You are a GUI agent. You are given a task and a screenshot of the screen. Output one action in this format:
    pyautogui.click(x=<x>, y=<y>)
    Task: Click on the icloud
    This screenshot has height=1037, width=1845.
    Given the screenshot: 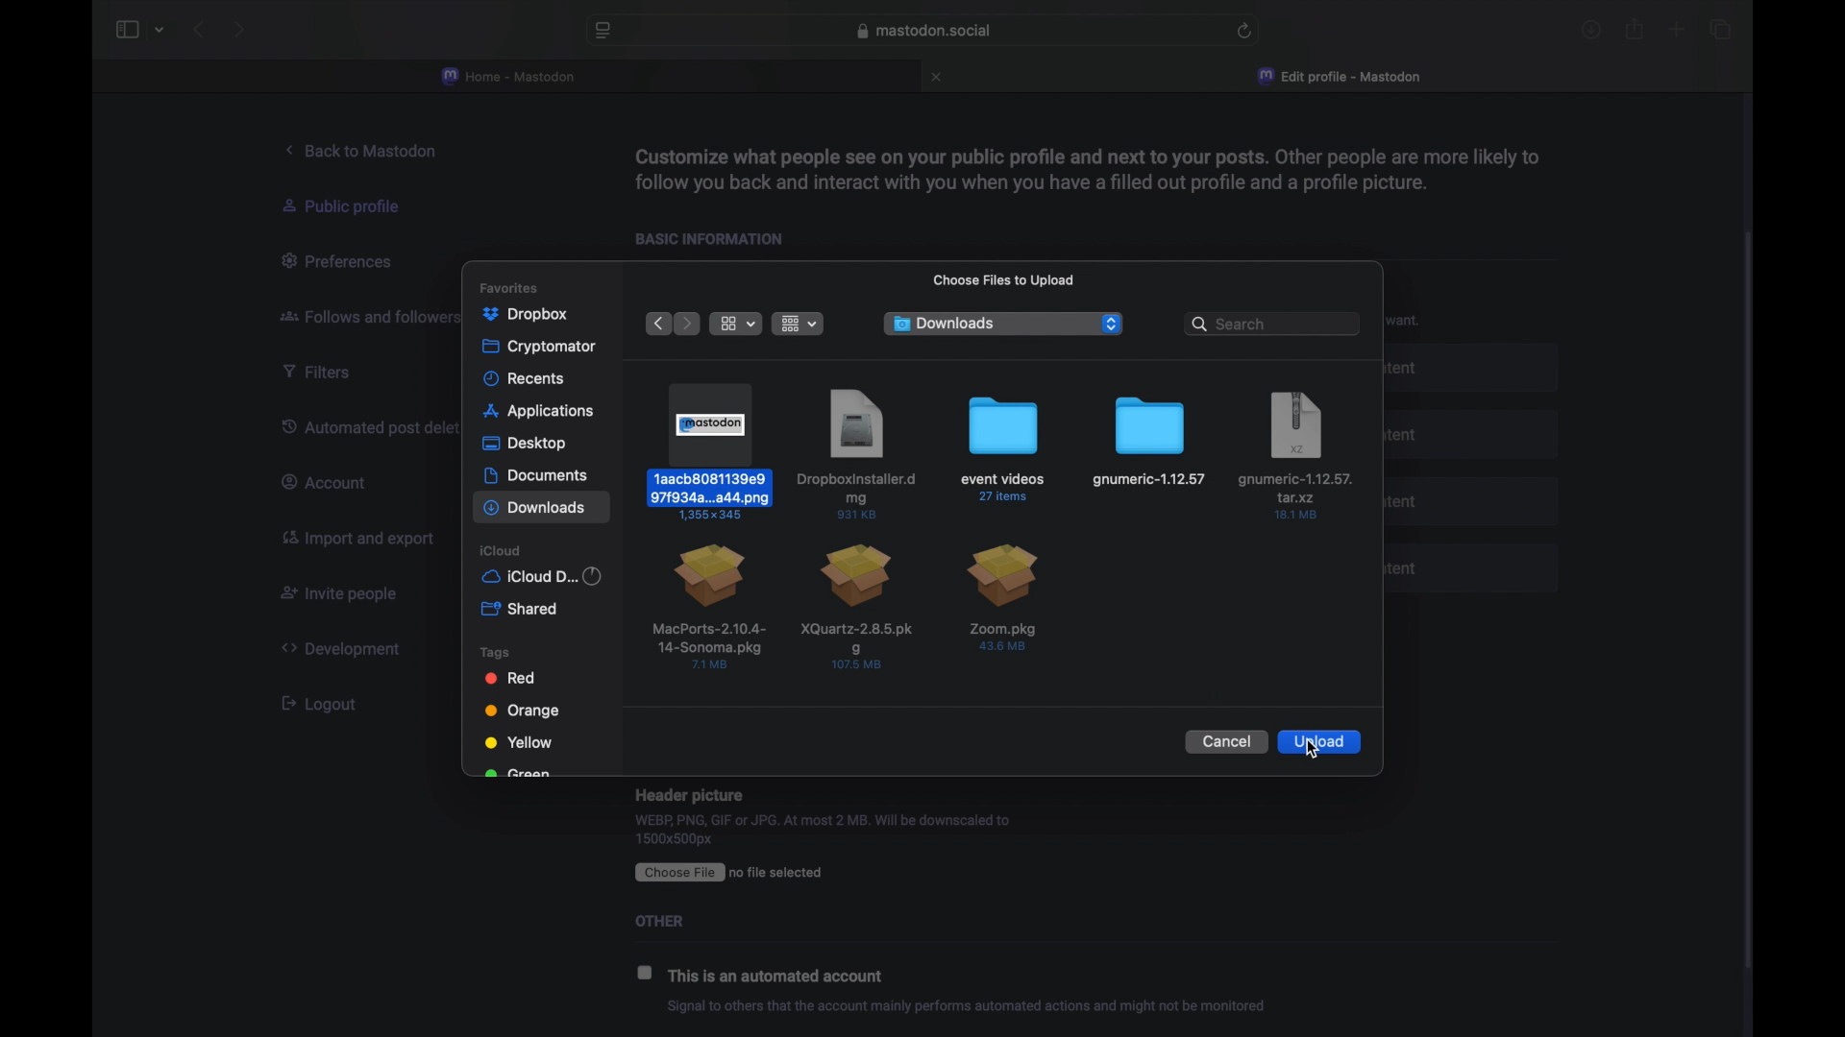 What is the action you would take?
    pyautogui.click(x=502, y=550)
    